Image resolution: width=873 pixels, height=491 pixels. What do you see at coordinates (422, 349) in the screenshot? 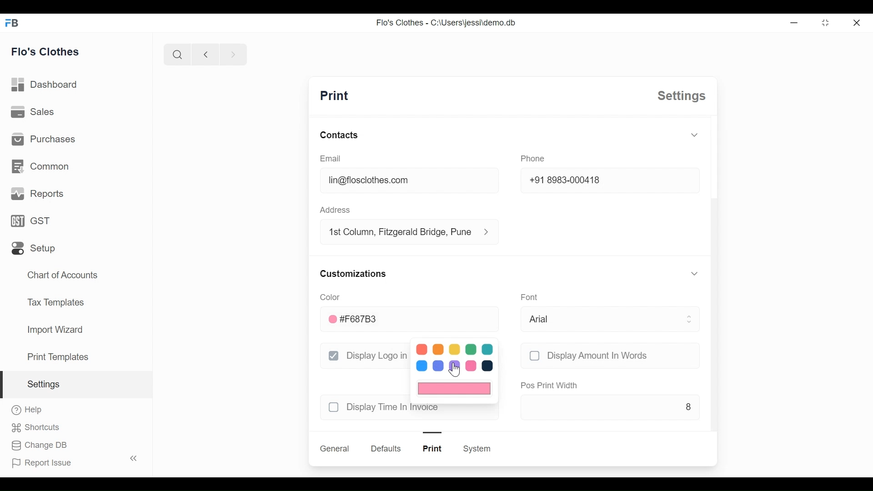
I see `color 1` at bounding box center [422, 349].